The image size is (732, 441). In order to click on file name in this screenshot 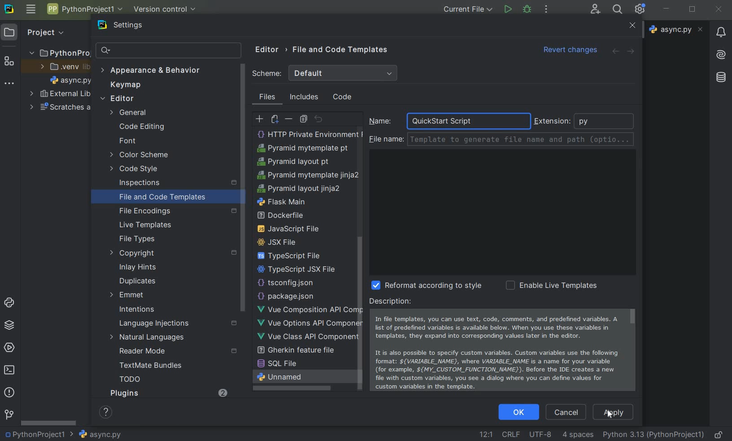, I will do `click(101, 435)`.